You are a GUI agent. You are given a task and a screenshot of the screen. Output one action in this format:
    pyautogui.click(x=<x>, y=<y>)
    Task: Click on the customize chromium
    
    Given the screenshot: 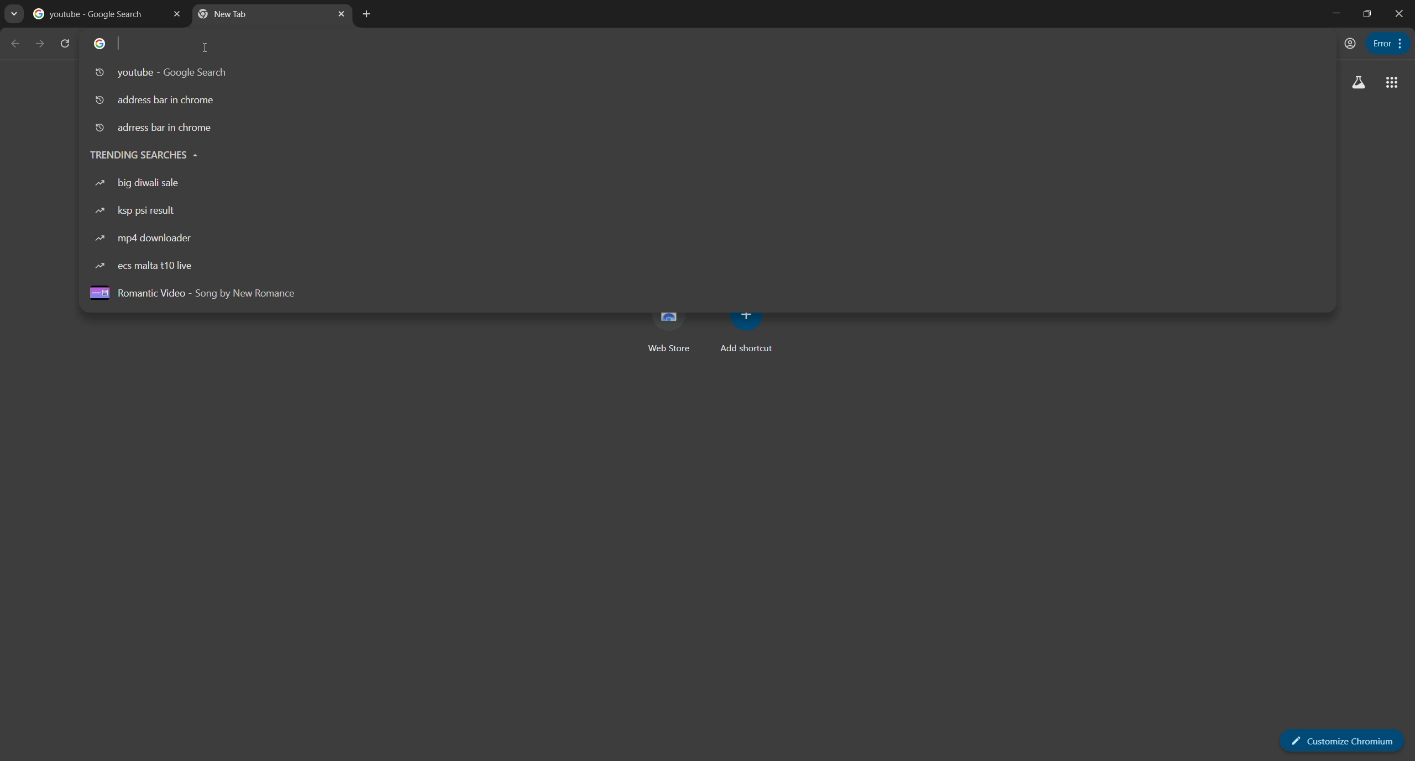 What is the action you would take?
    pyautogui.click(x=1397, y=43)
    